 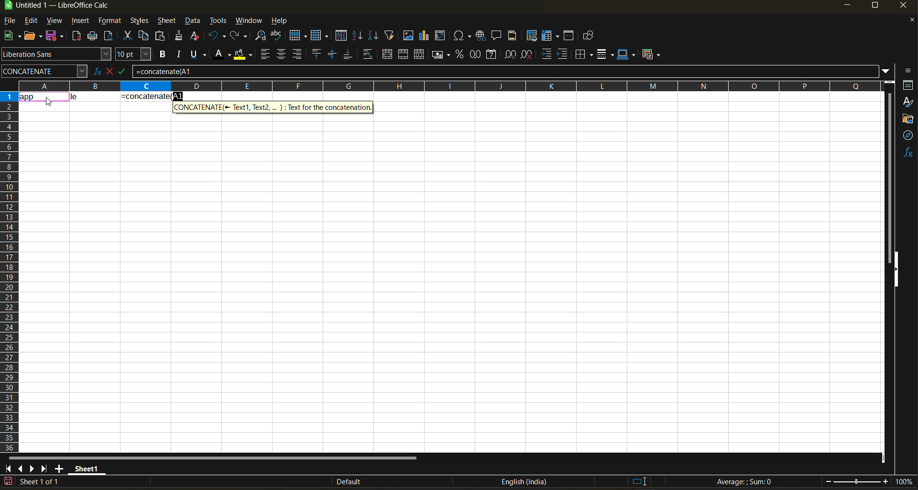 What do you see at coordinates (404, 56) in the screenshot?
I see `merge cells` at bounding box center [404, 56].